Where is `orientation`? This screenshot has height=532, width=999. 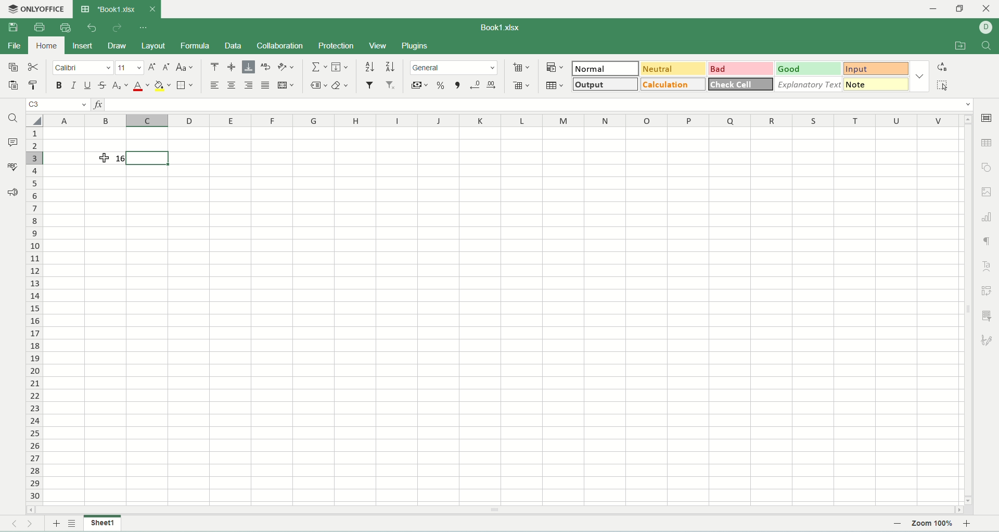 orientation is located at coordinates (286, 67).